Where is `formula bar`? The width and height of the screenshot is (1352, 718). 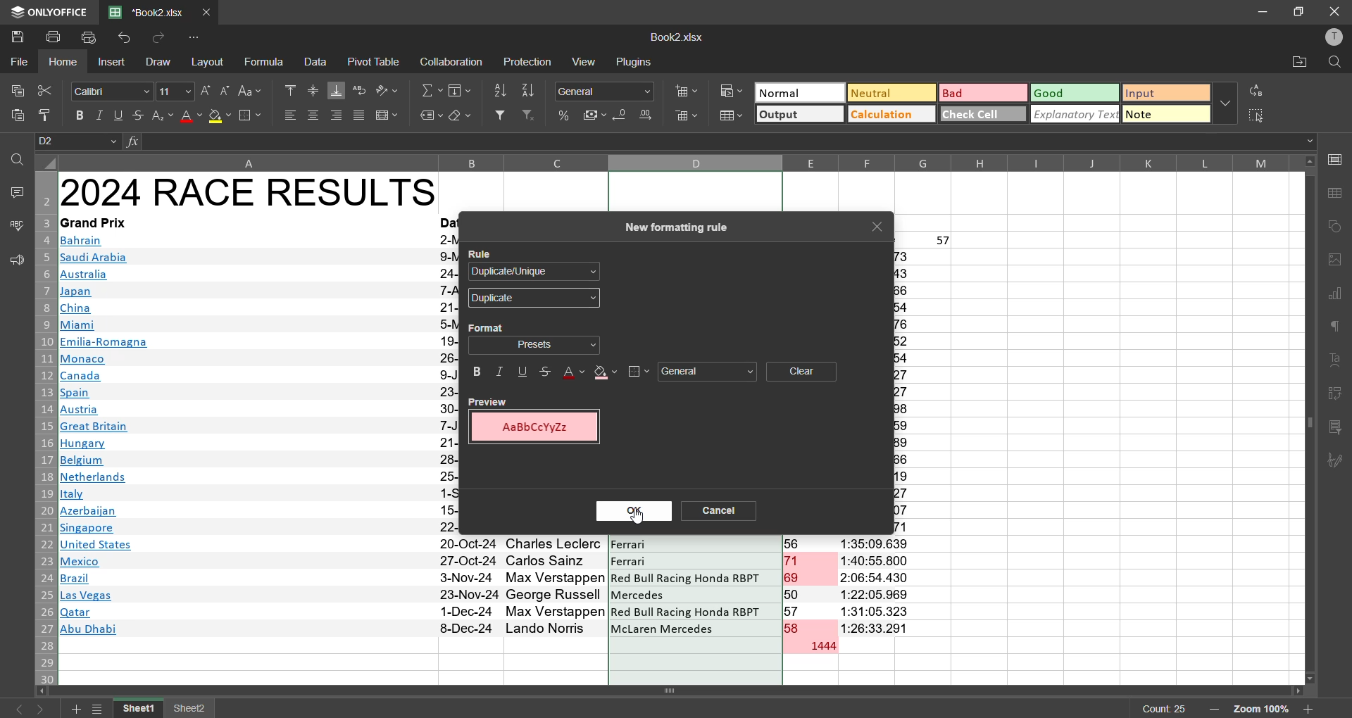
formula bar is located at coordinates (722, 141).